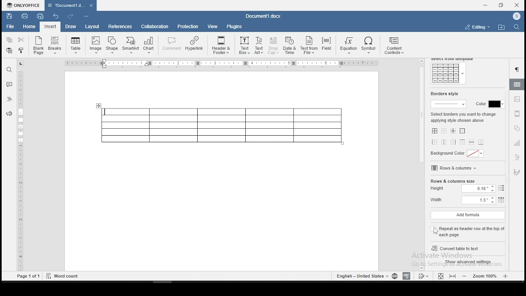 Image resolution: width=526 pixels, height=296 pixels. What do you see at coordinates (501, 27) in the screenshot?
I see `open file location` at bounding box center [501, 27].